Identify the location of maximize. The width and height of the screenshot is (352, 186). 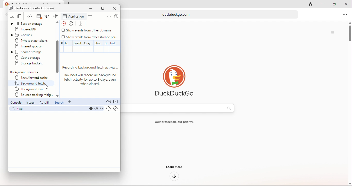
(102, 8).